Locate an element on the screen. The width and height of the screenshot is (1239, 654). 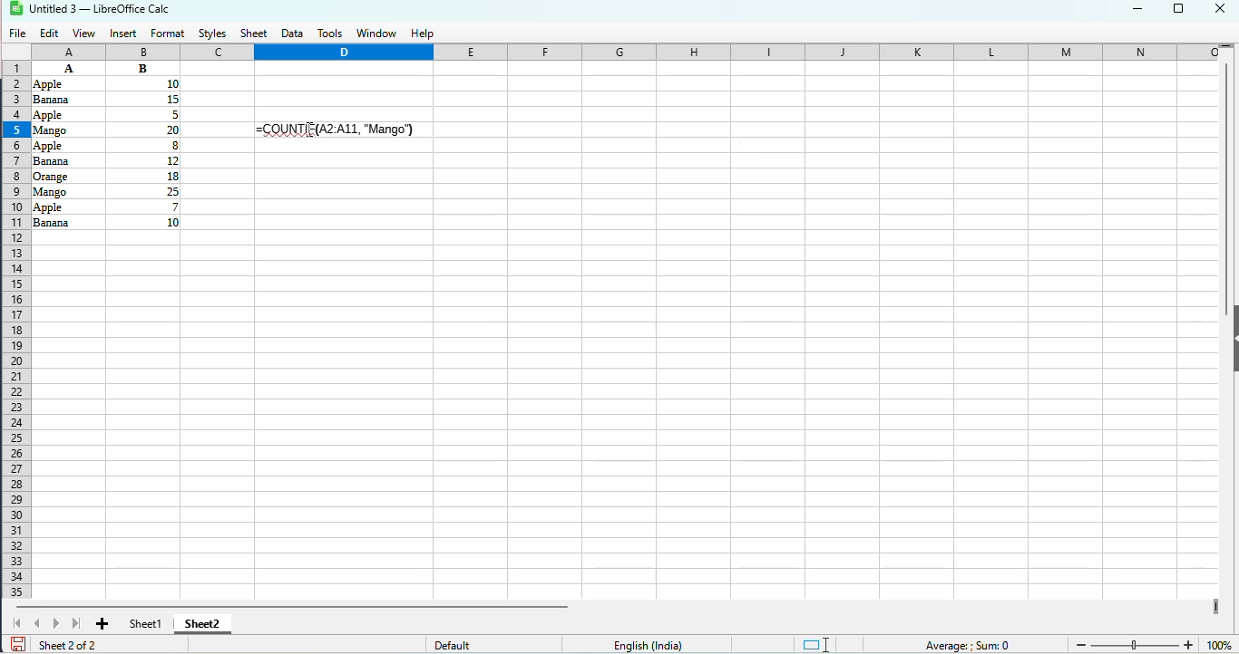
sheet2 is located at coordinates (203, 623).